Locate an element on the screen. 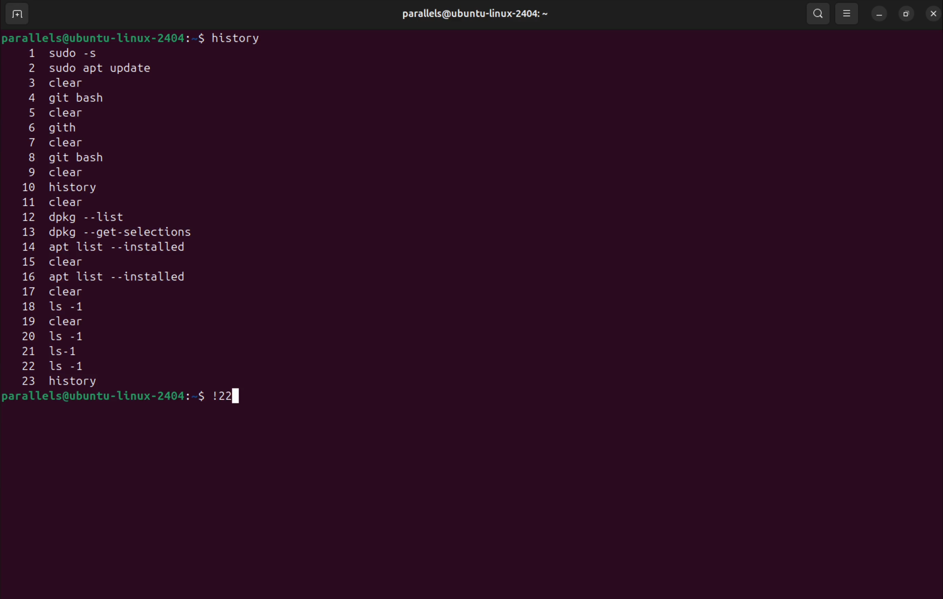  parallels username is located at coordinates (480, 12).